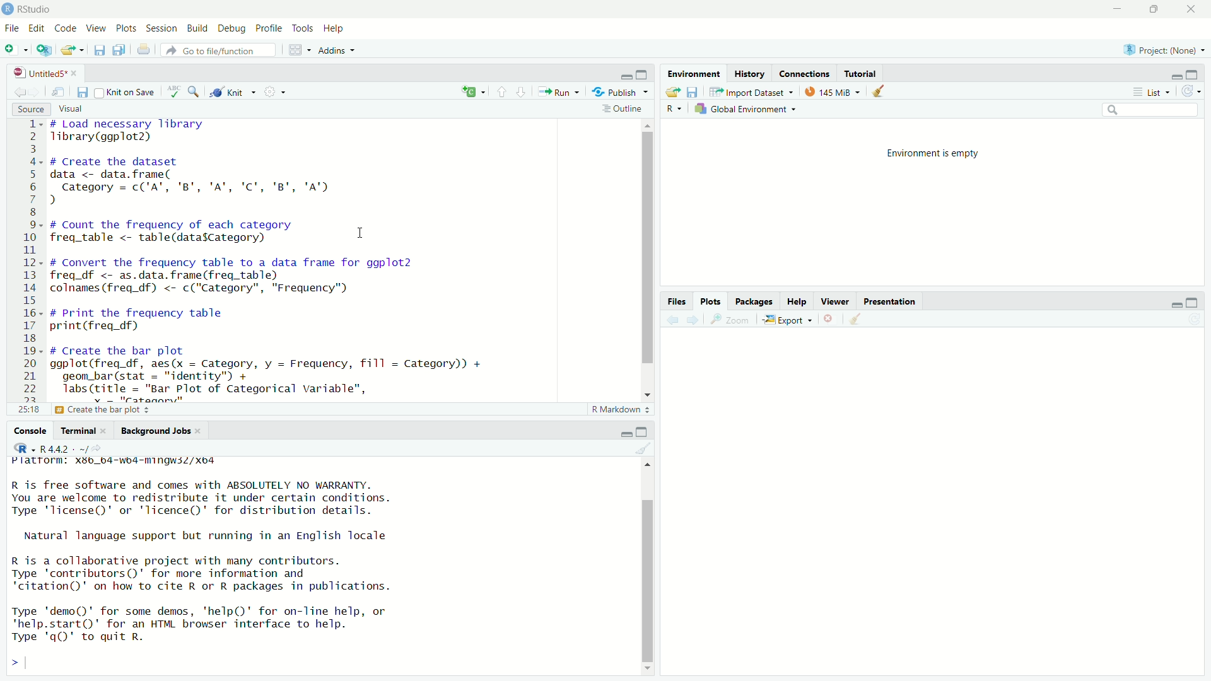 Image resolution: width=1211 pixels, height=681 pixels. I want to click on untitled5, so click(50, 73).